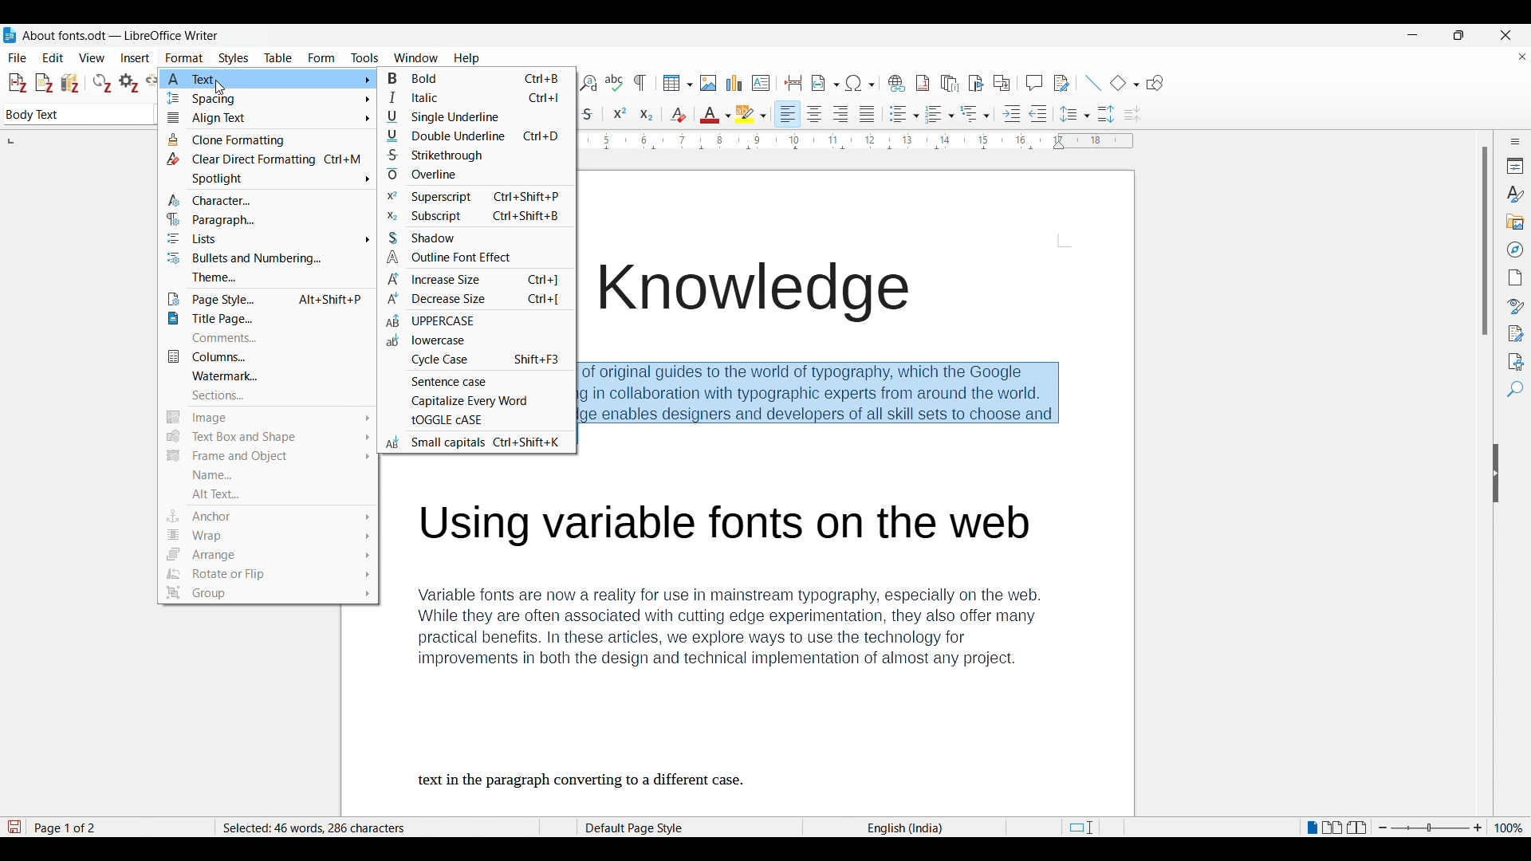 This screenshot has width=1531, height=861. What do you see at coordinates (828, 403) in the screenshot?
I see `Paragraph selected by cursor` at bounding box center [828, 403].